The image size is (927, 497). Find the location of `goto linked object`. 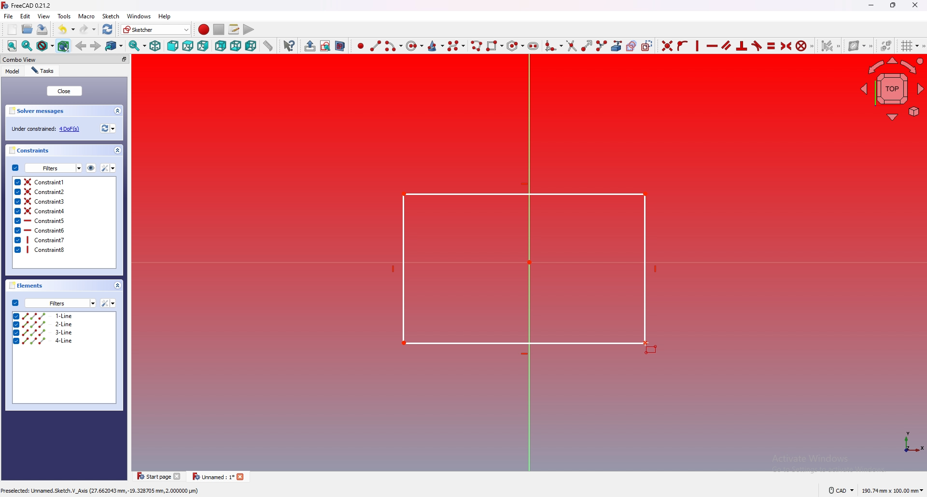

goto linked object is located at coordinates (115, 46).